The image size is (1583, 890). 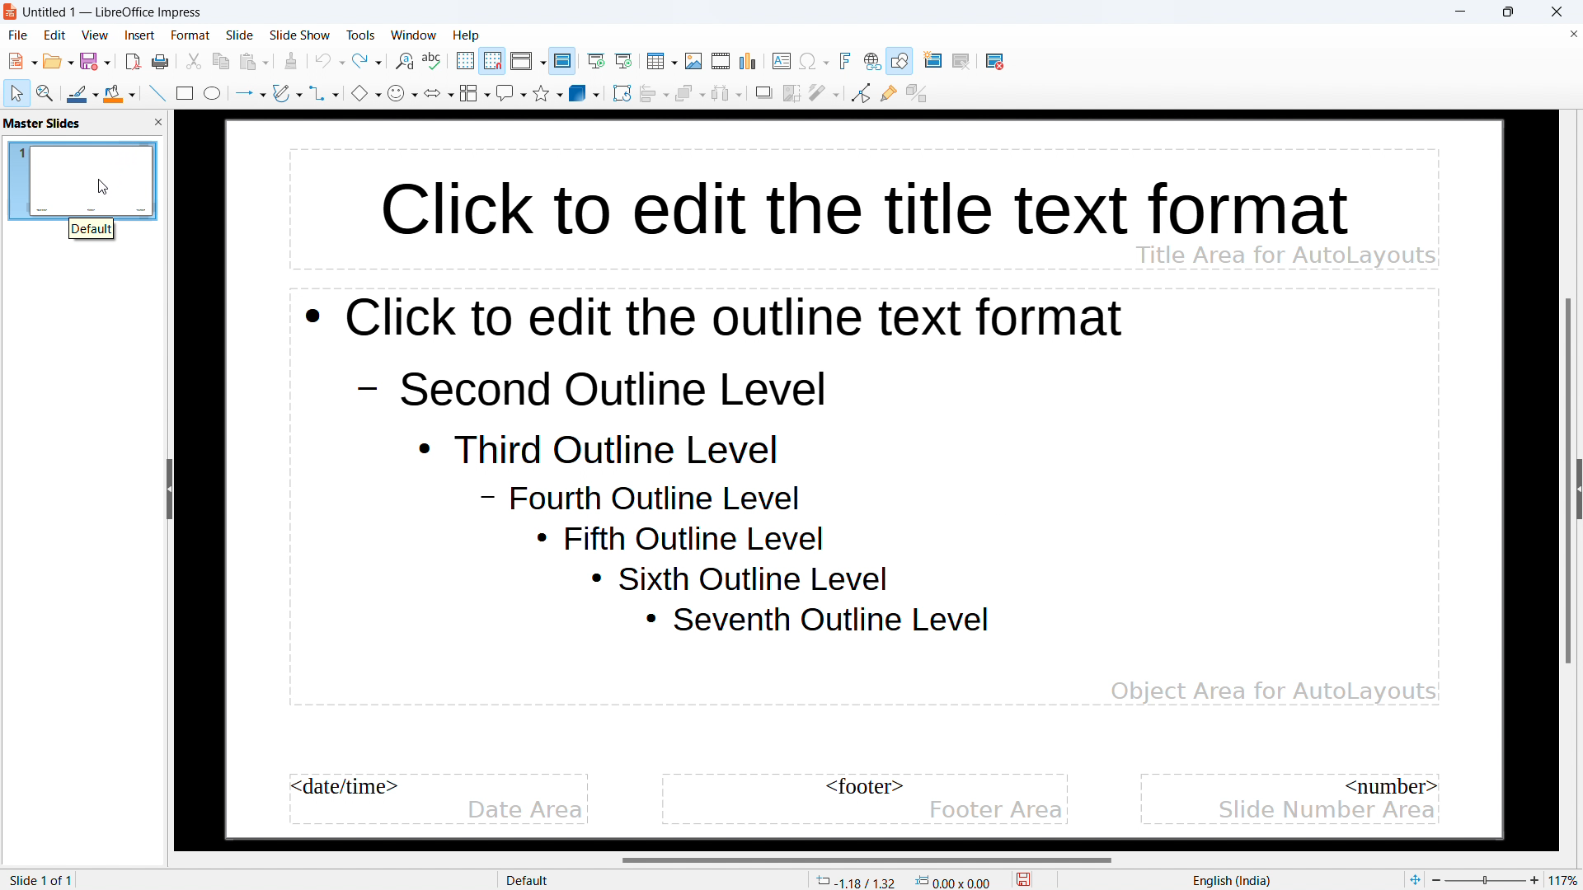 What do you see at coordinates (466, 35) in the screenshot?
I see `help` at bounding box center [466, 35].